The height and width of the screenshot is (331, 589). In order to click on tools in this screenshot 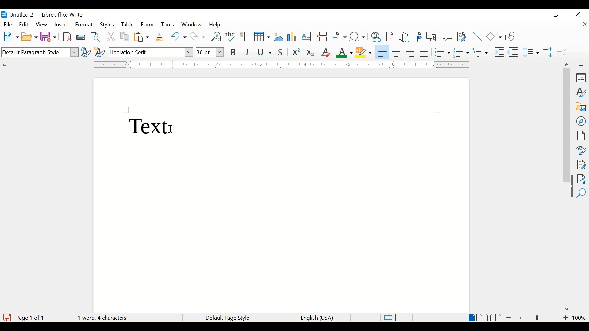, I will do `click(167, 24)`.